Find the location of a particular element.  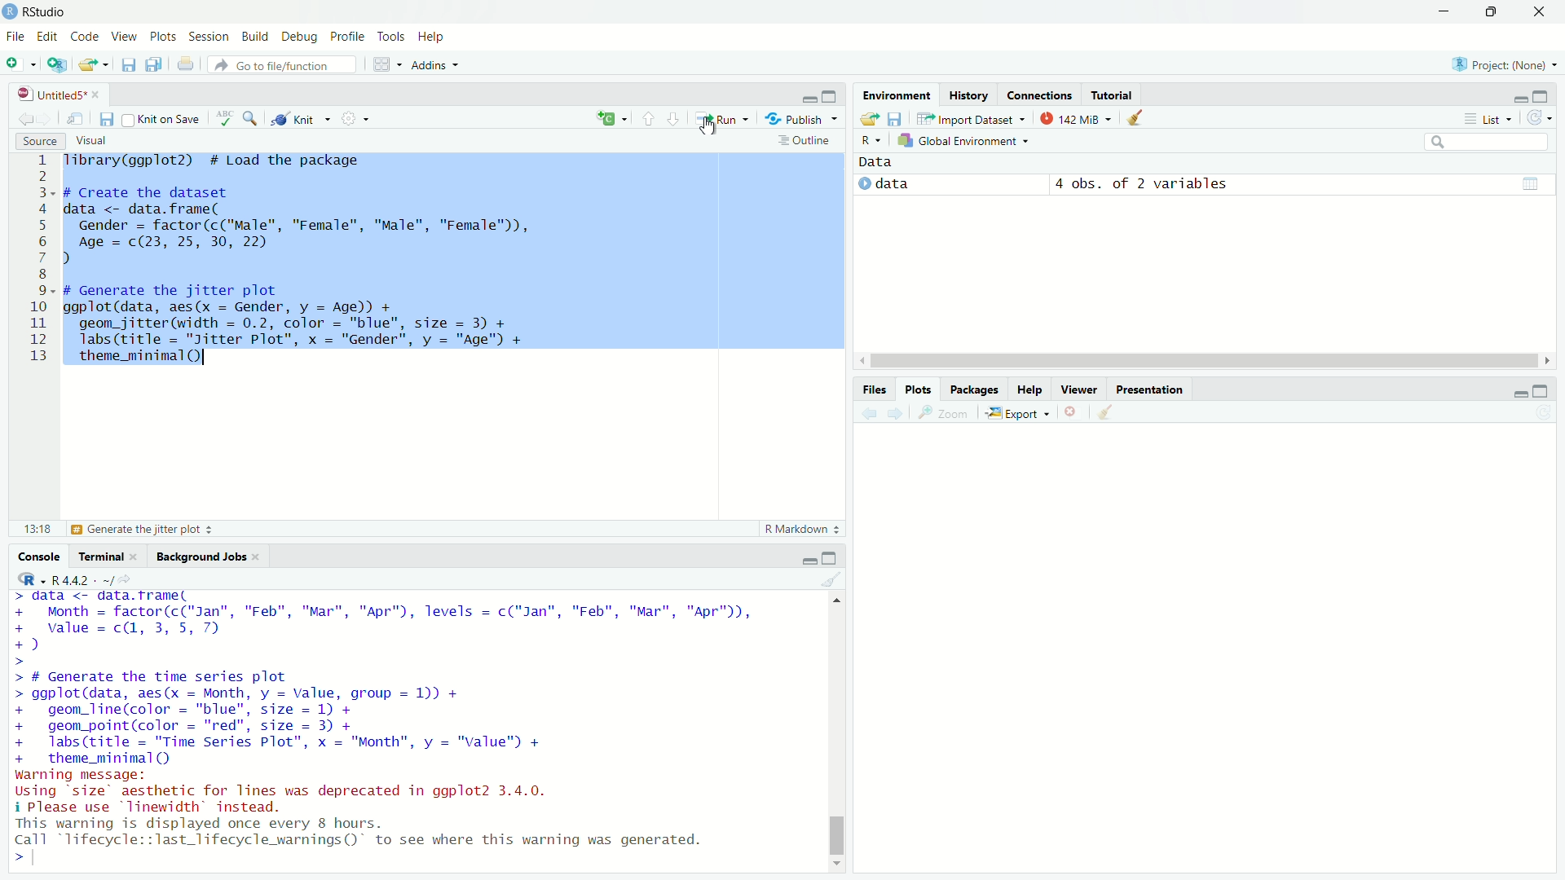

go to next section/chunk is located at coordinates (674, 118).